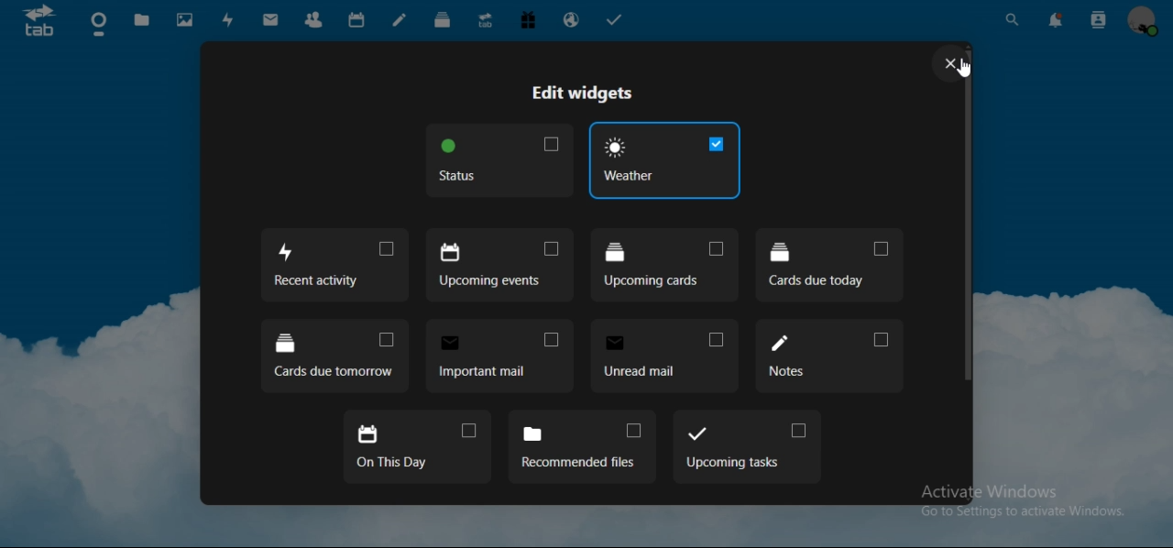 This screenshot has height=548, width=1173. I want to click on important mail, so click(499, 353).